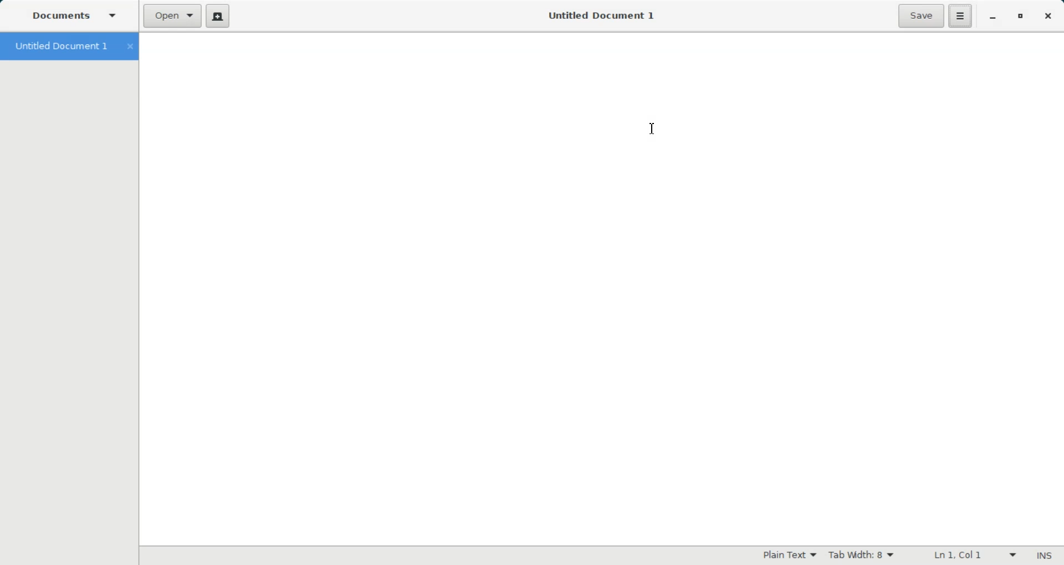 The height and width of the screenshot is (565, 1064). What do you see at coordinates (1047, 17) in the screenshot?
I see `Close` at bounding box center [1047, 17].